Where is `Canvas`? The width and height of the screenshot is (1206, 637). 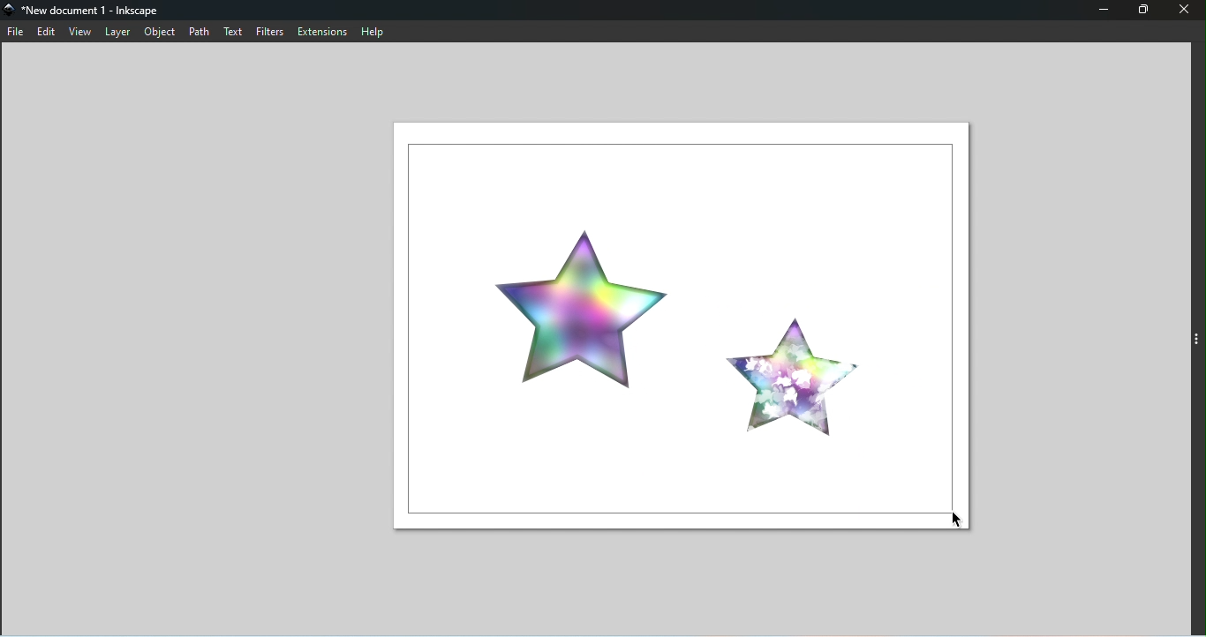
Canvas is located at coordinates (682, 326).